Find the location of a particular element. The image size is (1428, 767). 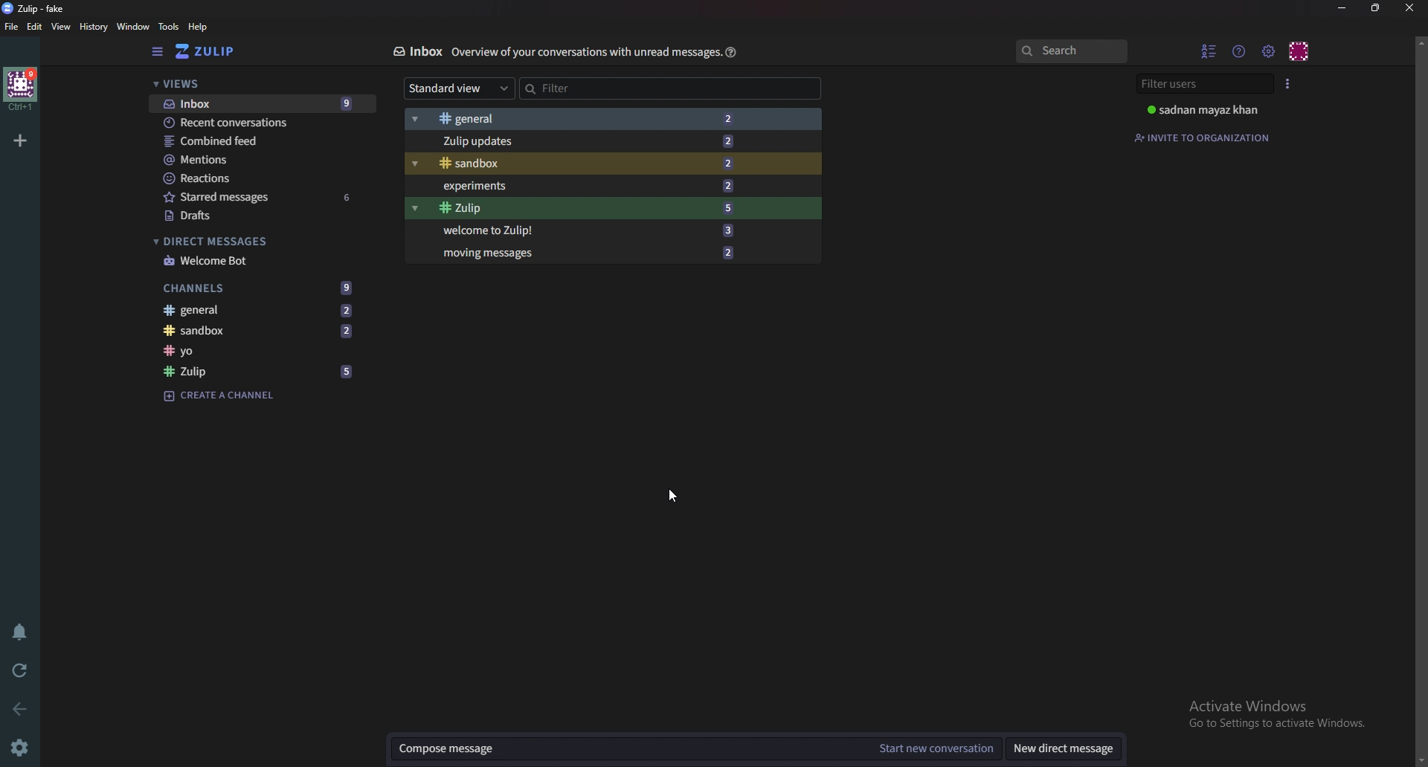

Zulip updates is located at coordinates (581, 143).